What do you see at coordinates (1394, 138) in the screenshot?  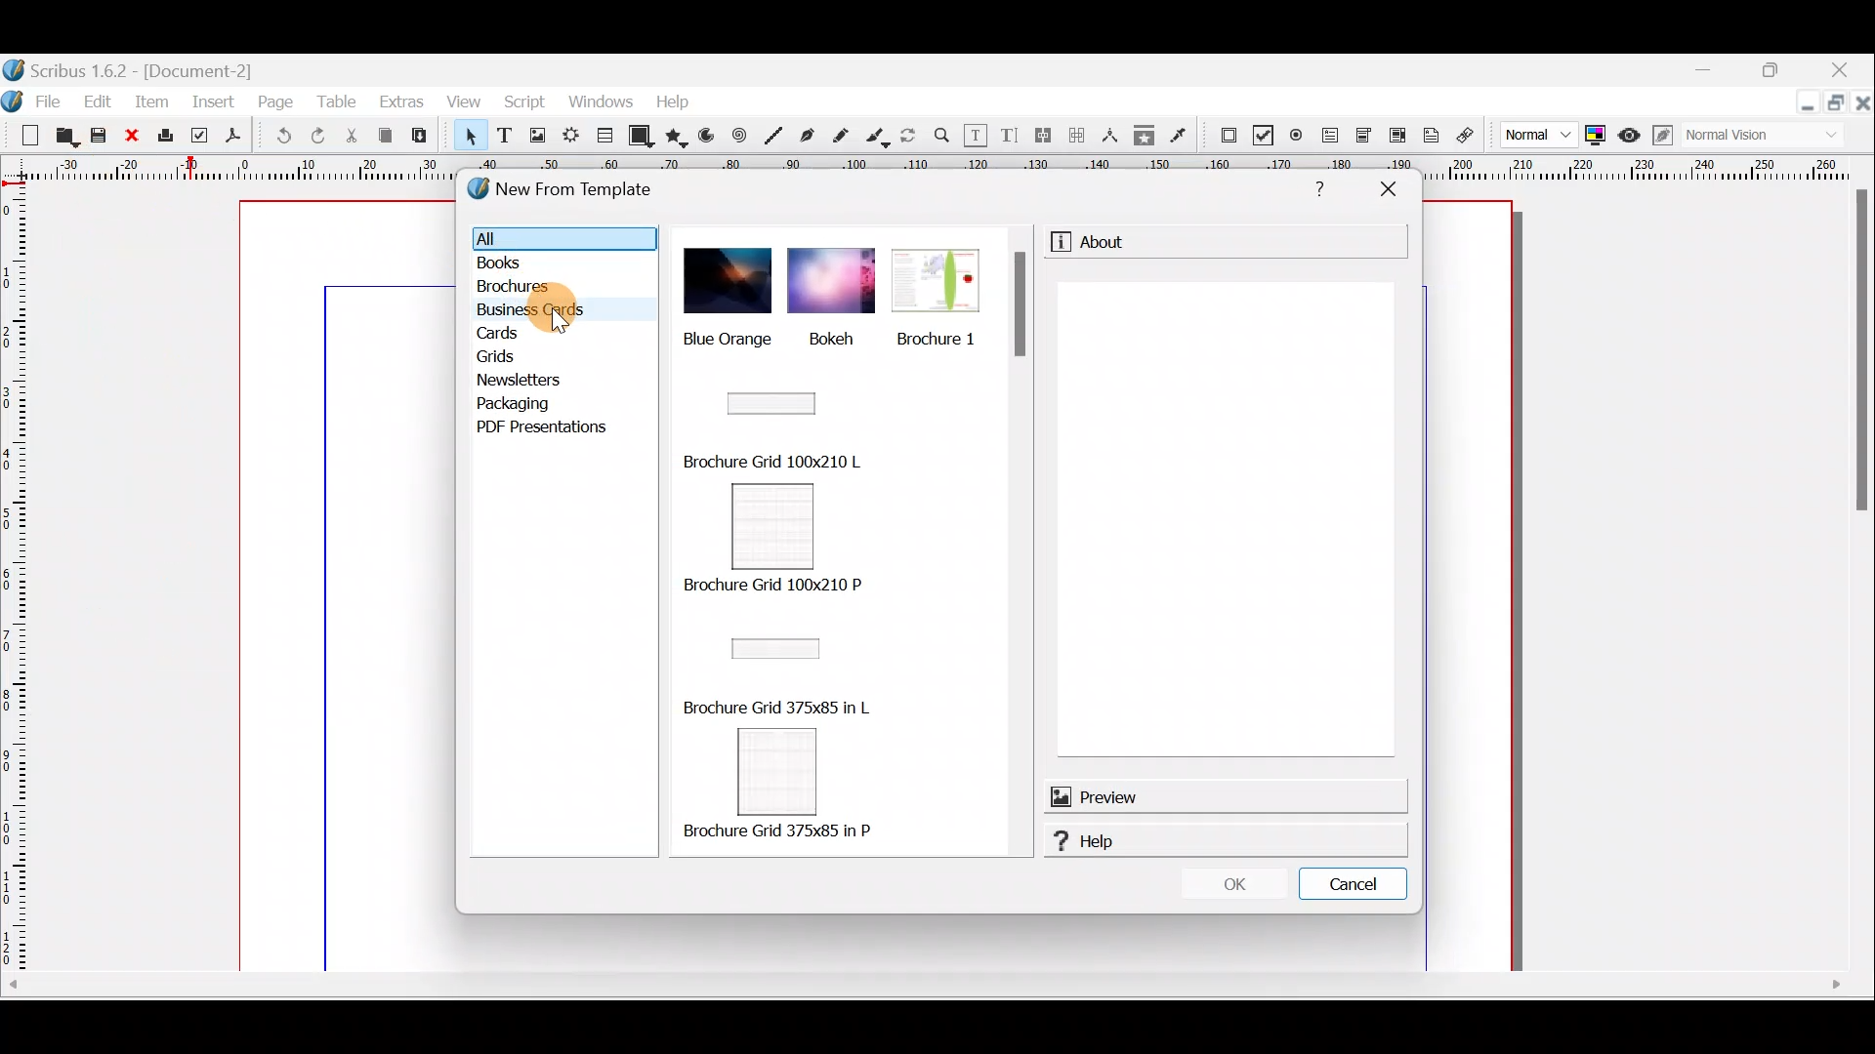 I see `PDF list box` at bounding box center [1394, 138].